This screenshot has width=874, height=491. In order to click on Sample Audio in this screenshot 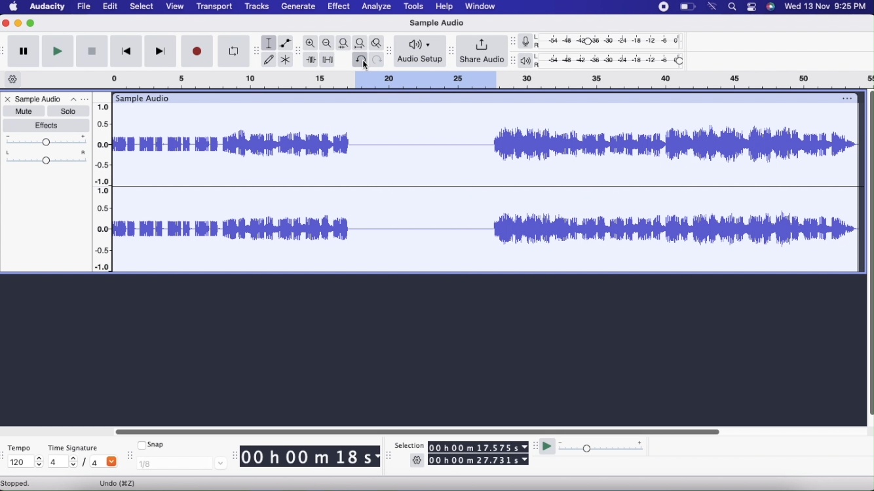, I will do `click(47, 99)`.